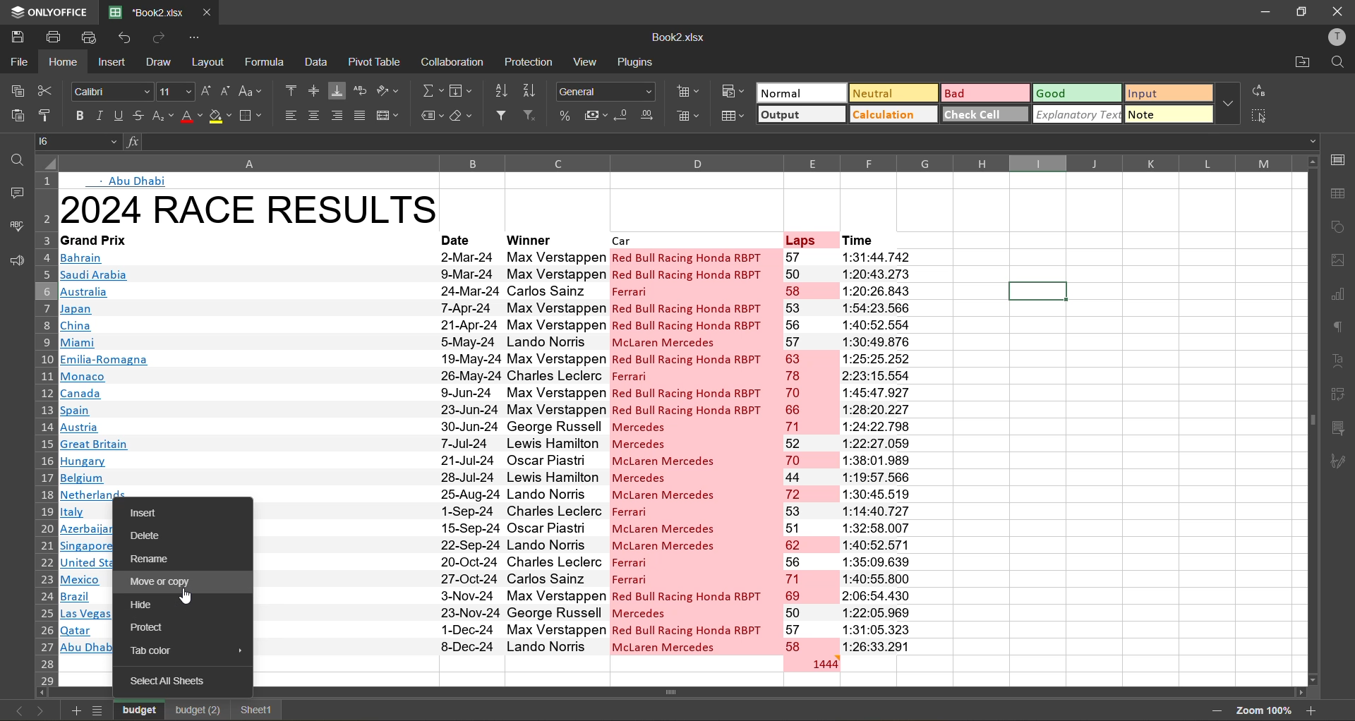 The height and width of the screenshot is (721, 1355). Describe the element at coordinates (13, 193) in the screenshot. I see `comments` at that location.